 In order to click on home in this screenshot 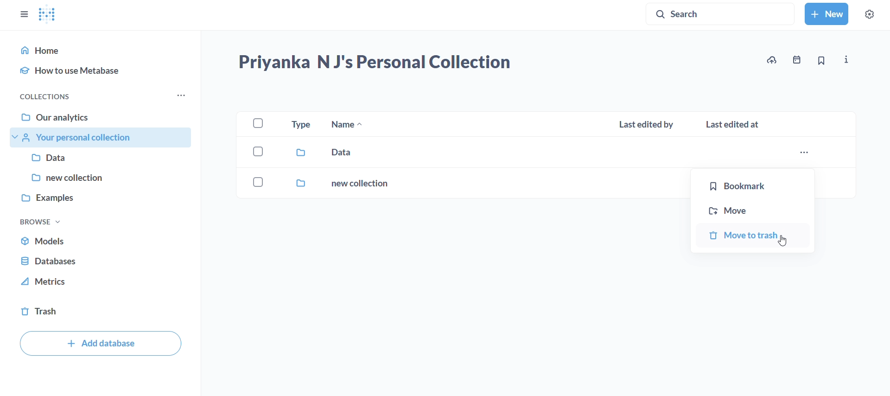, I will do `click(101, 51)`.